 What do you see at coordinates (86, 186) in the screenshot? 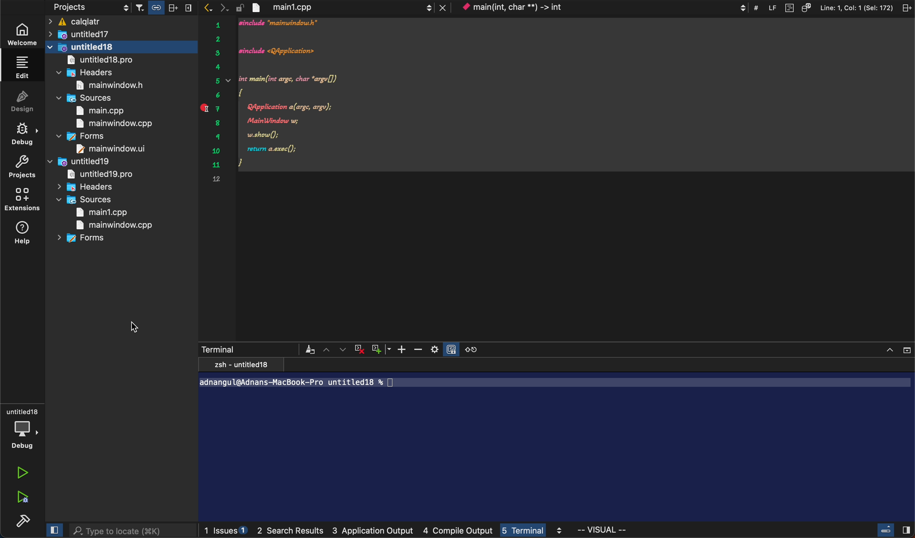
I see `headers` at bounding box center [86, 186].